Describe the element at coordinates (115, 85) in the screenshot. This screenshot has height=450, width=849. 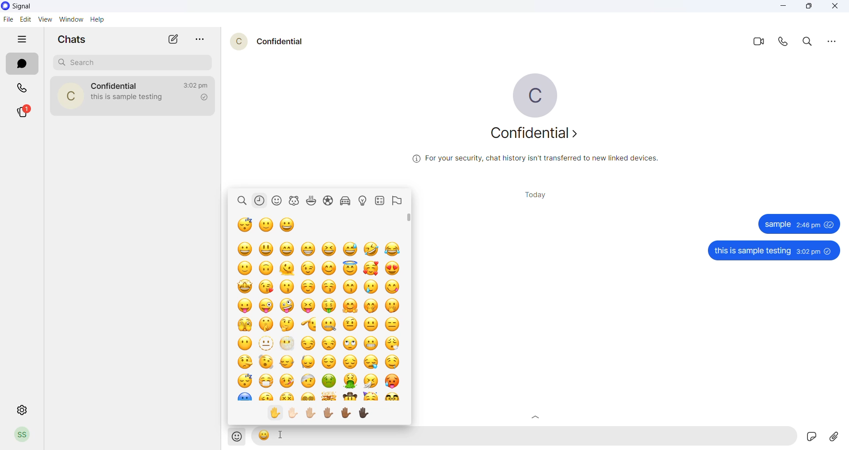
I see `contact name` at that location.